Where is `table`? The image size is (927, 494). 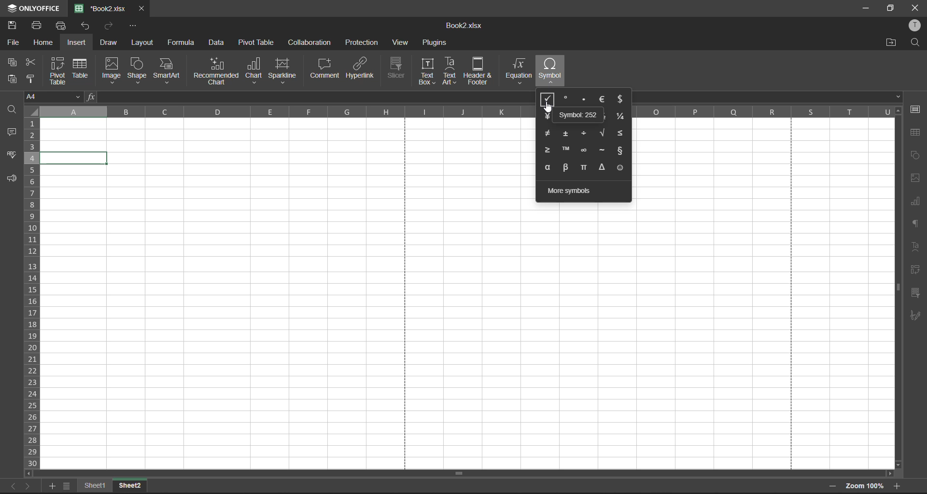
table is located at coordinates (83, 68).